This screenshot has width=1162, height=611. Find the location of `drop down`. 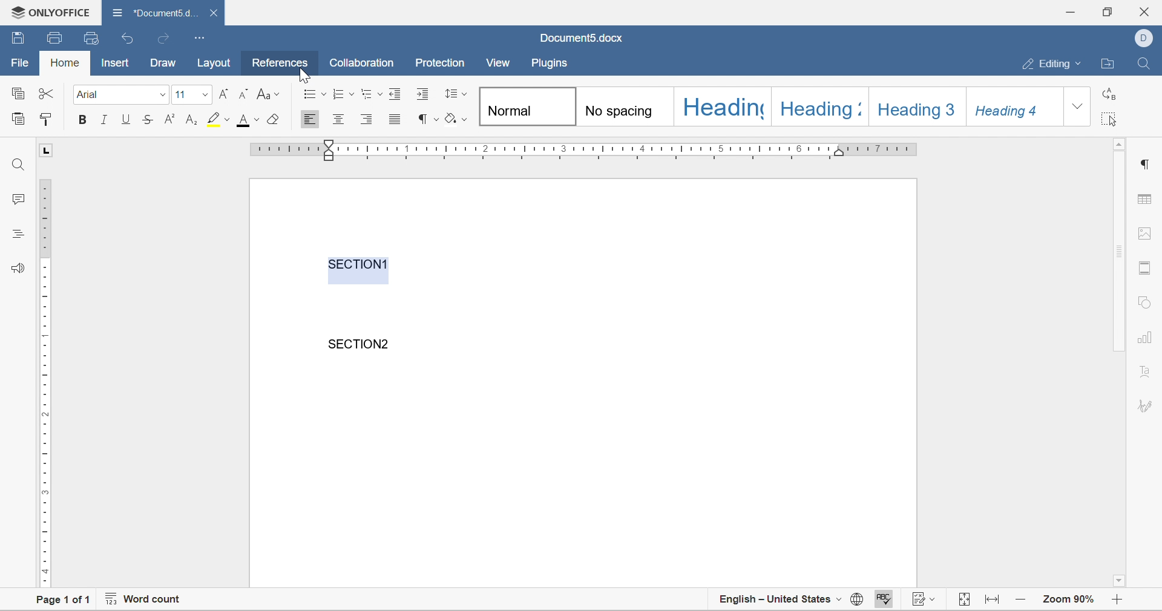

drop down is located at coordinates (162, 96).